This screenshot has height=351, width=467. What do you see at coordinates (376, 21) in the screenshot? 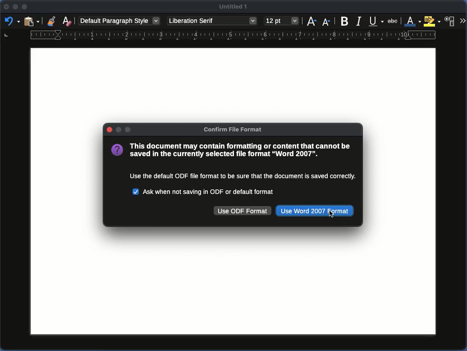
I see `Underline` at bounding box center [376, 21].